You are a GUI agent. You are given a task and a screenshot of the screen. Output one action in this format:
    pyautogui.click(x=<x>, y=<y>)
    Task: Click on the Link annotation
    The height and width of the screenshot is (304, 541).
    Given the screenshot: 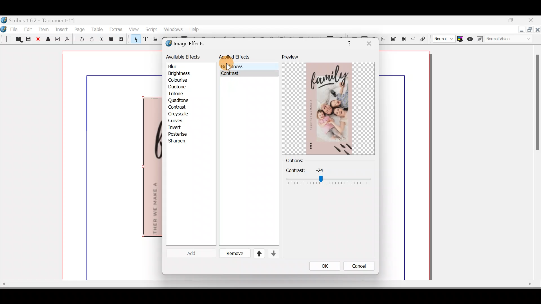 What is the action you would take?
    pyautogui.click(x=424, y=39)
    